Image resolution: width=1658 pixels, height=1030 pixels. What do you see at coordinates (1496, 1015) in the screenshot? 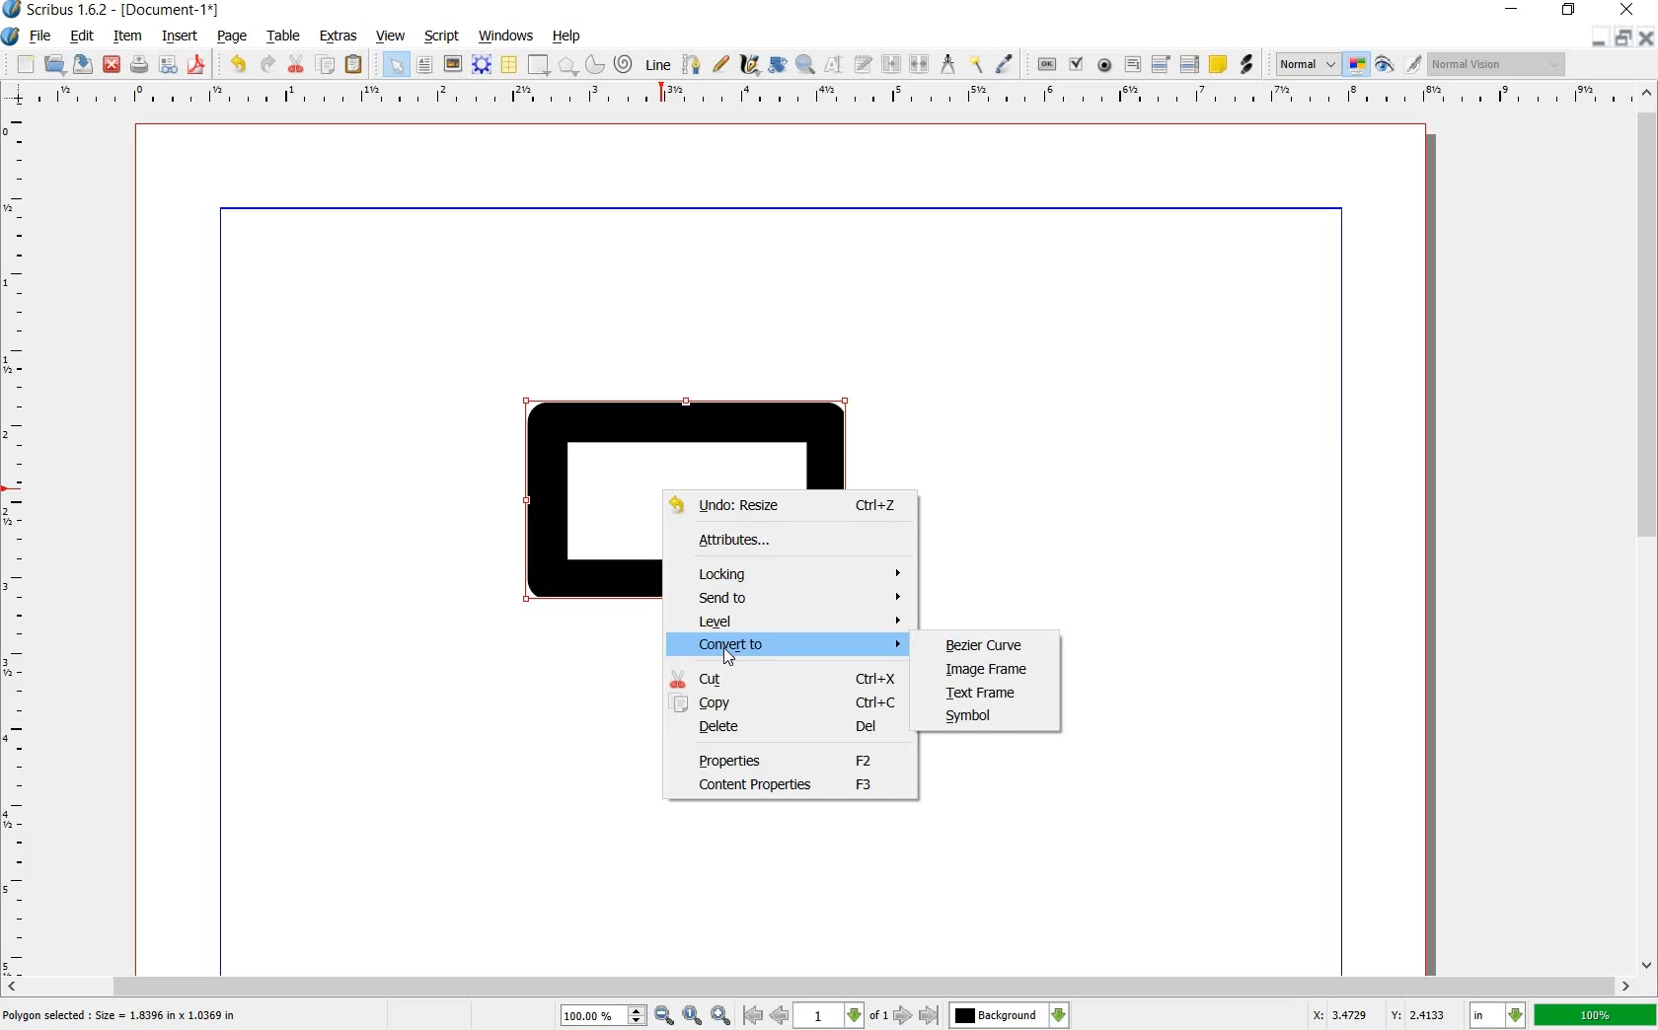
I see `set unit` at bounding box center [1496, 1015].